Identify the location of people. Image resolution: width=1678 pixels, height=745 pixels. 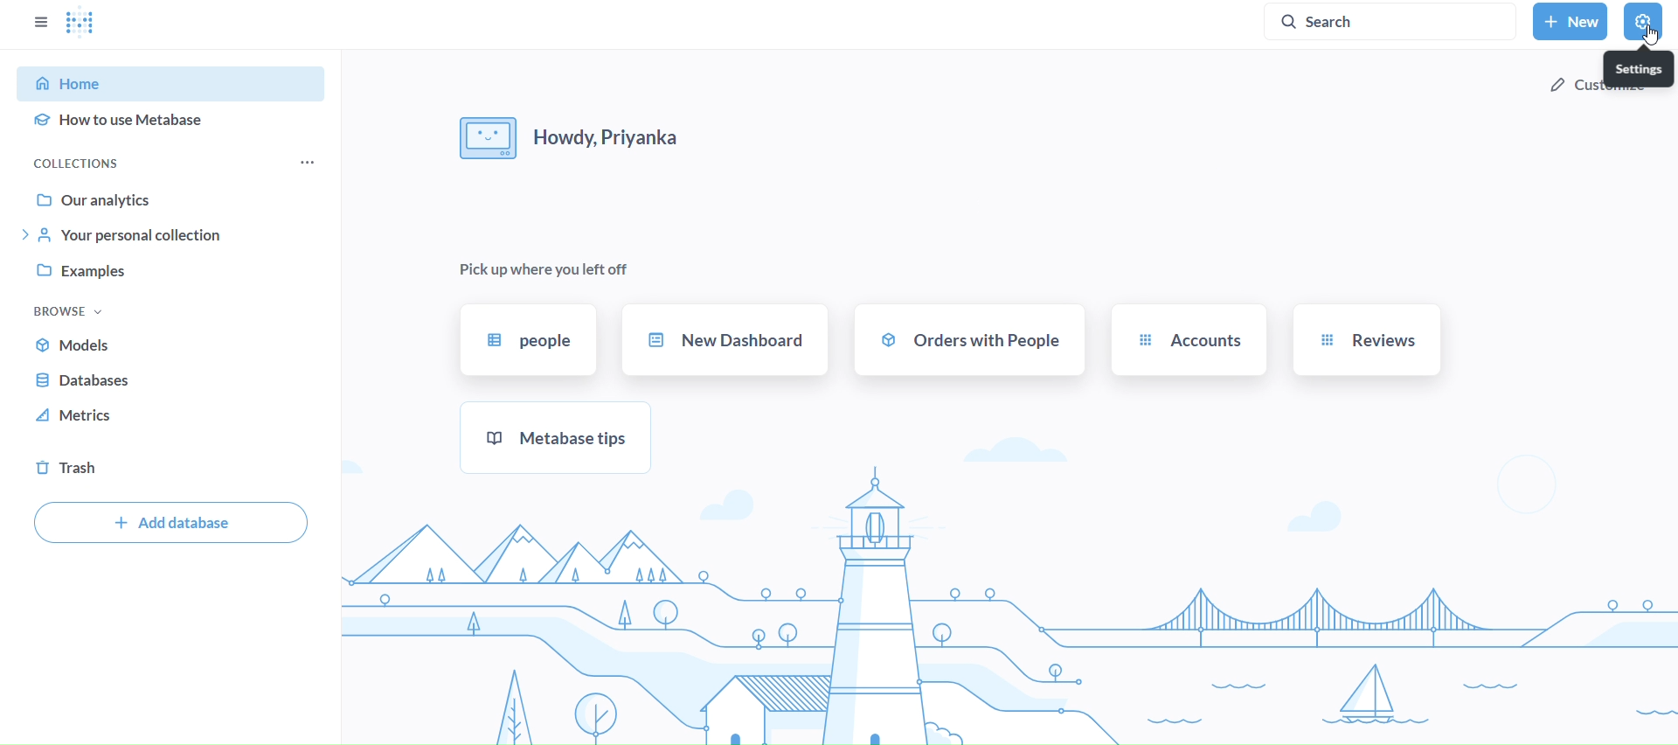
(530, 338).